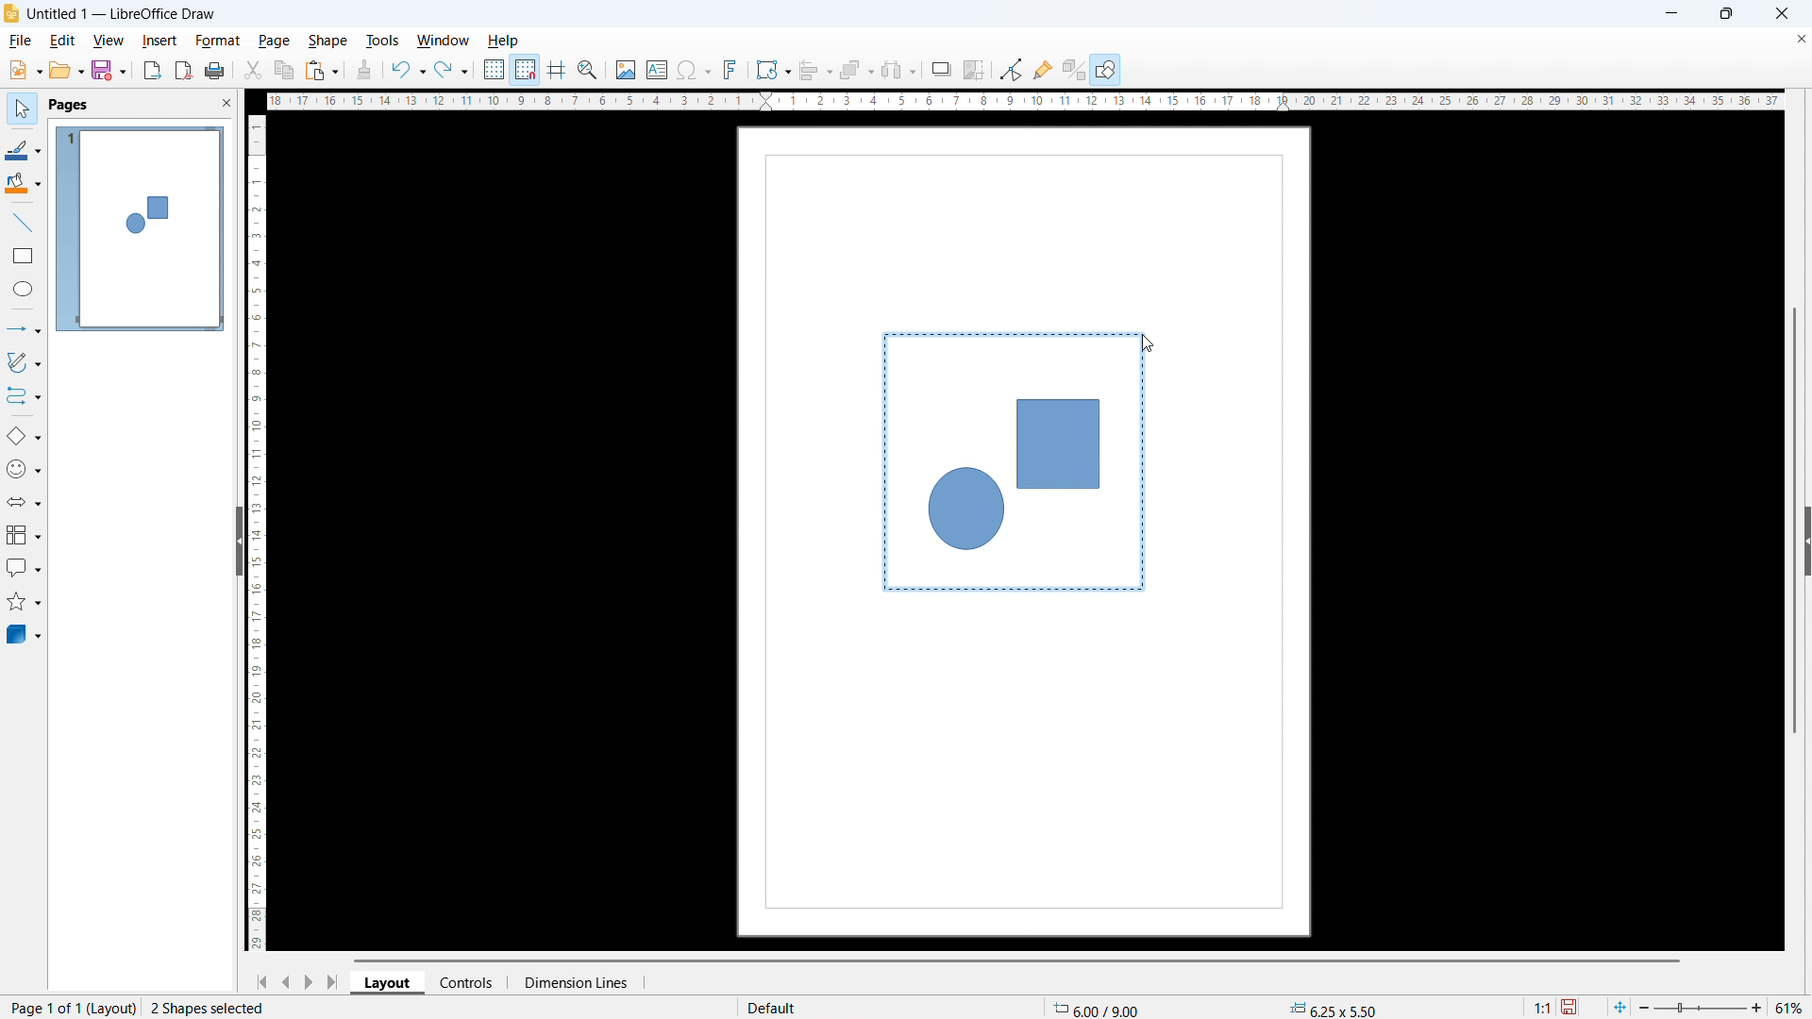 This screenshot has height=1019, width=1812. I want to click on cursor, so click(1146, 345).